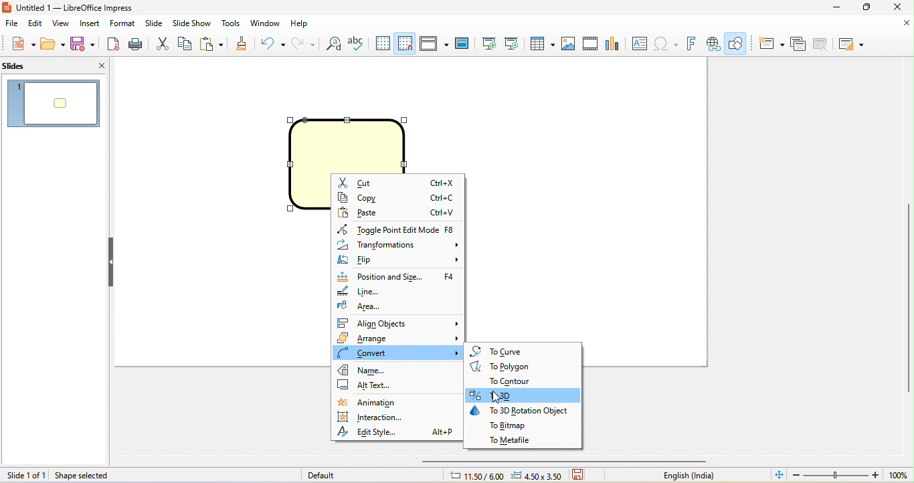  I want to click on paste, so click(213, 44).